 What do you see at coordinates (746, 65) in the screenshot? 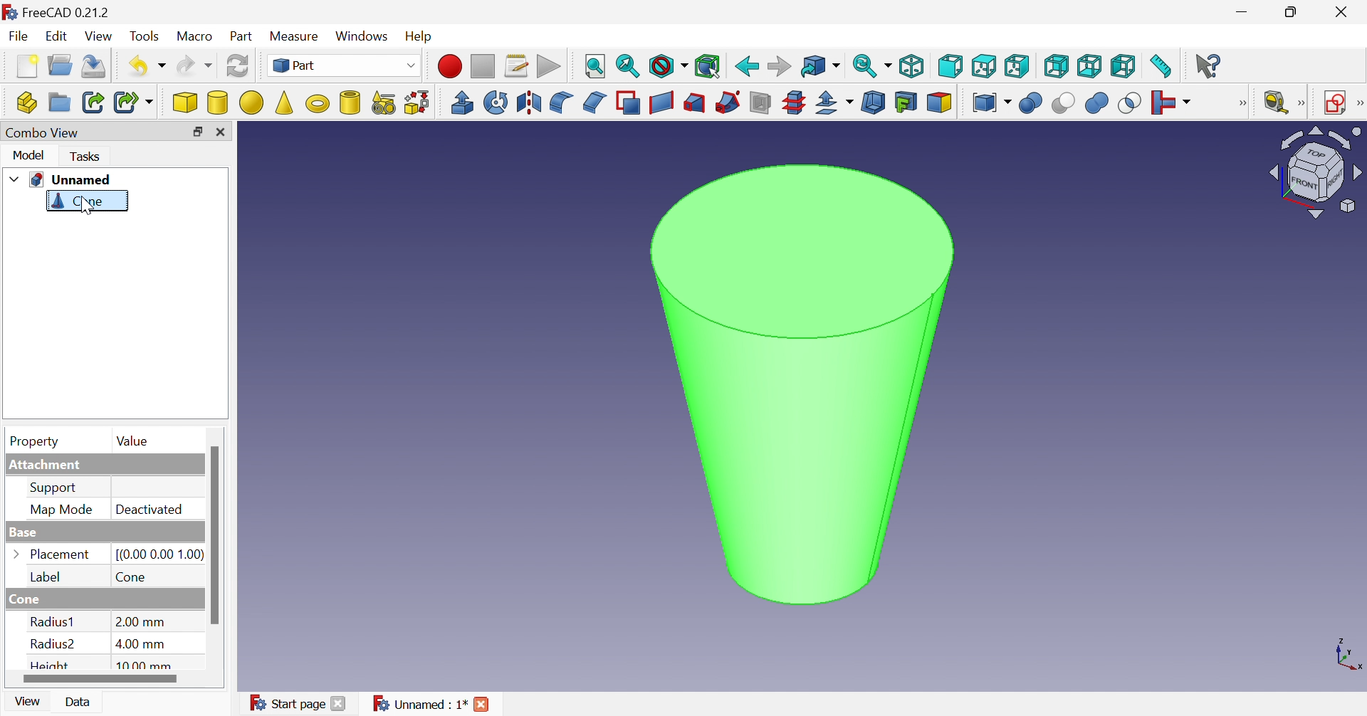
I see `Back` at bounding box center [746, 65].